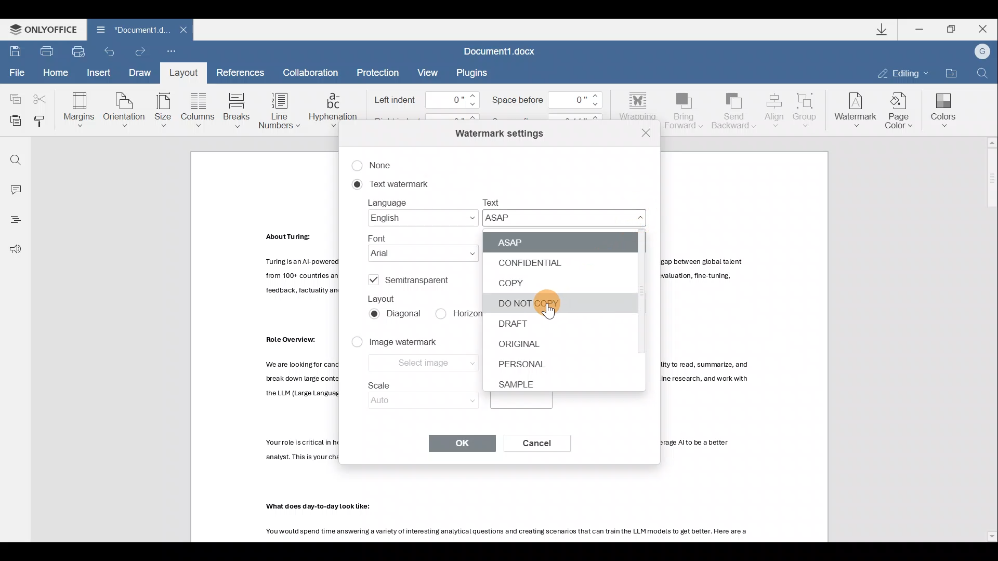 The image size is (998, 561). Describe the element at coordinates (163, 109) in the screenshot. I see `Size` at that location.